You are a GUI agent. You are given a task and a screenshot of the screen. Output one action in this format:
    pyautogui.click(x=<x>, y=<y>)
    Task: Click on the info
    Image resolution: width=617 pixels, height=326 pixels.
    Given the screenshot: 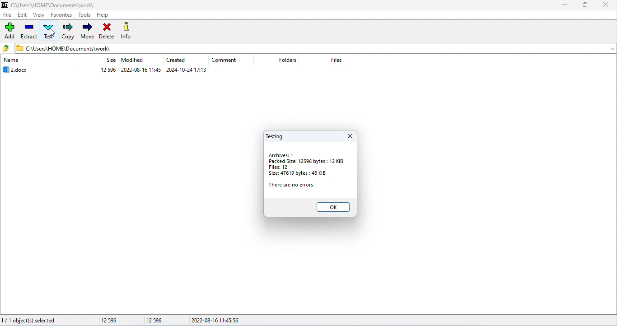 What is the action you would take?
    pyautogui.click(x=127, y=31)
    